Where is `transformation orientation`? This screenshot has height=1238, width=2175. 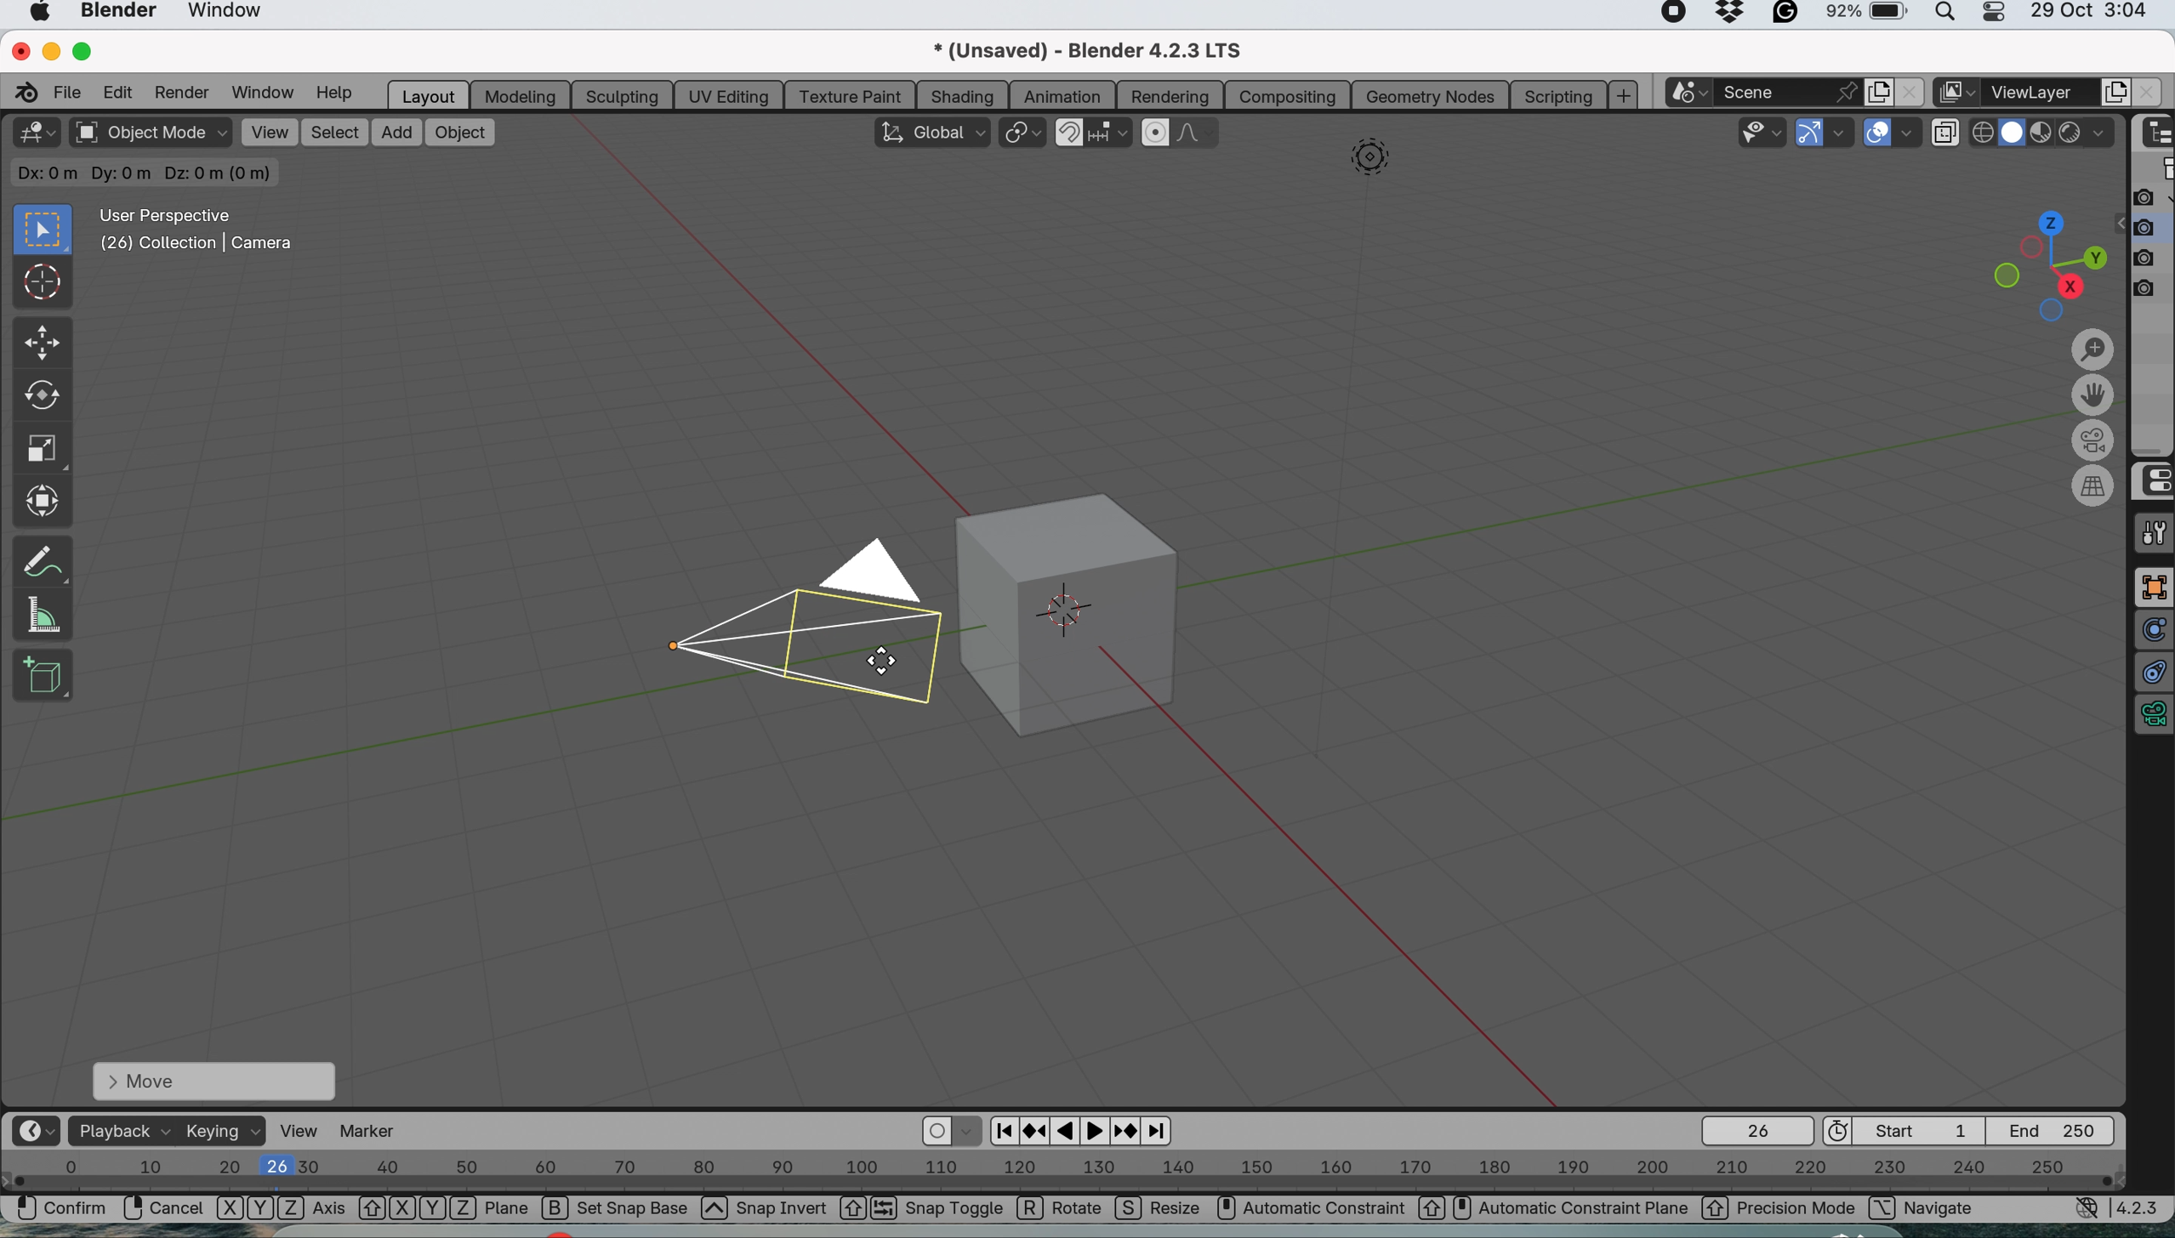
transformation orientation is located at coordinates (930, 131).